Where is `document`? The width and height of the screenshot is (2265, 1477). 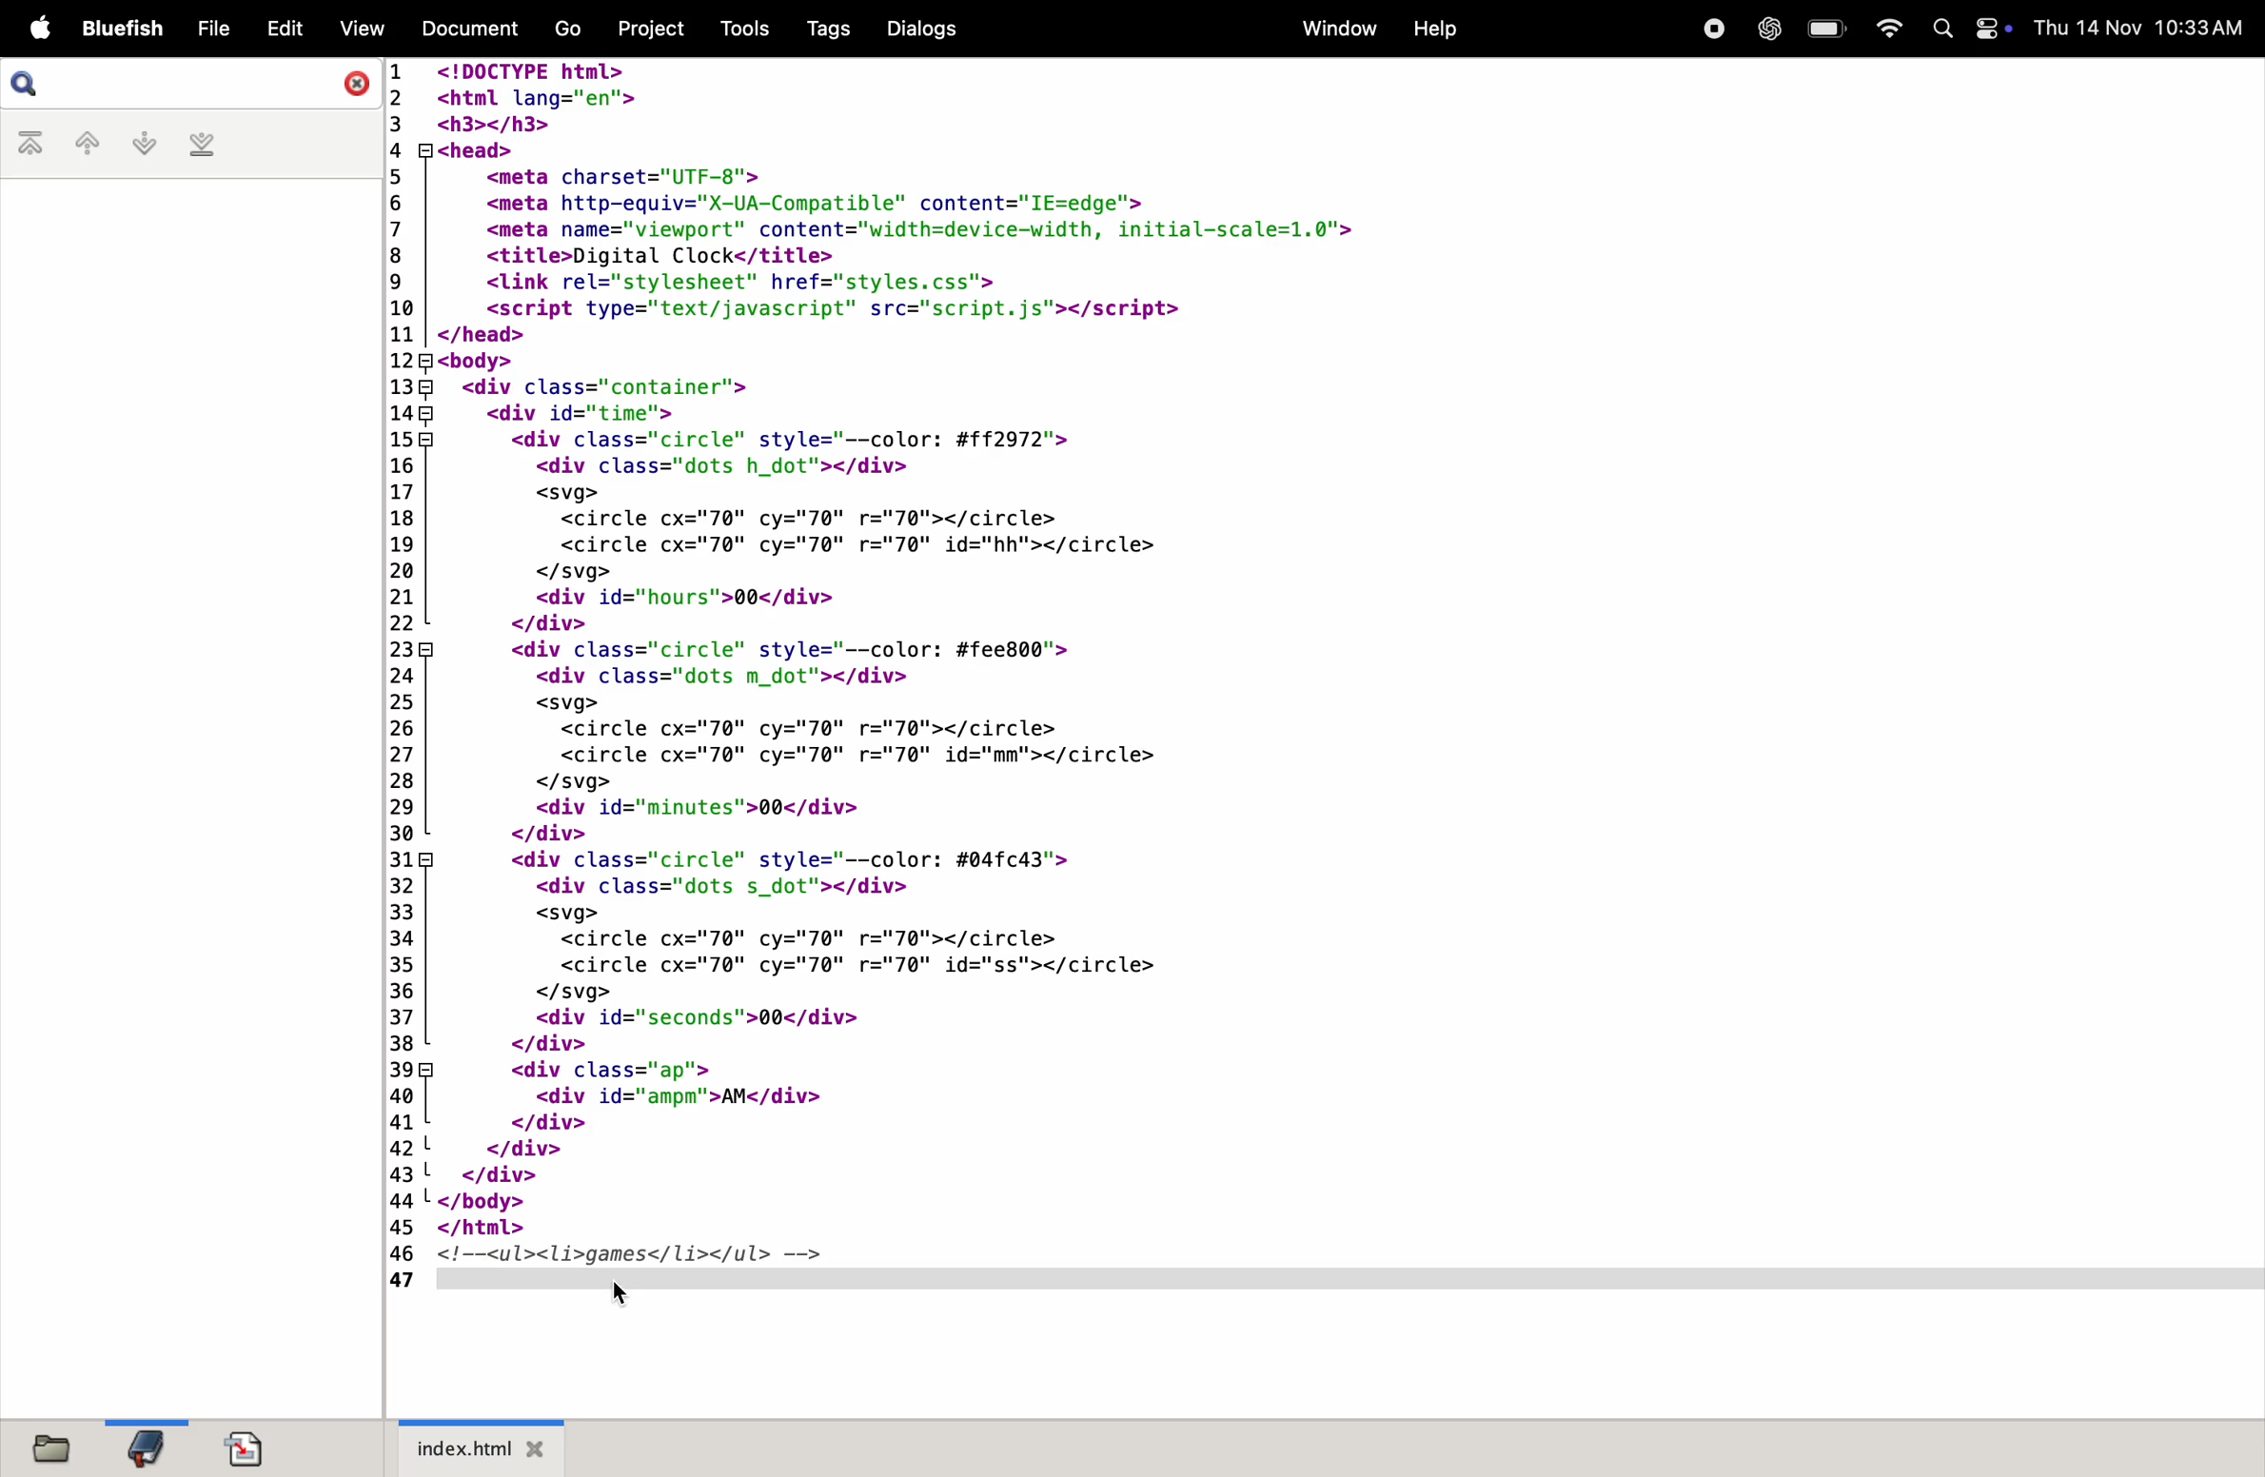
document is located at coordinates (246, 1442).